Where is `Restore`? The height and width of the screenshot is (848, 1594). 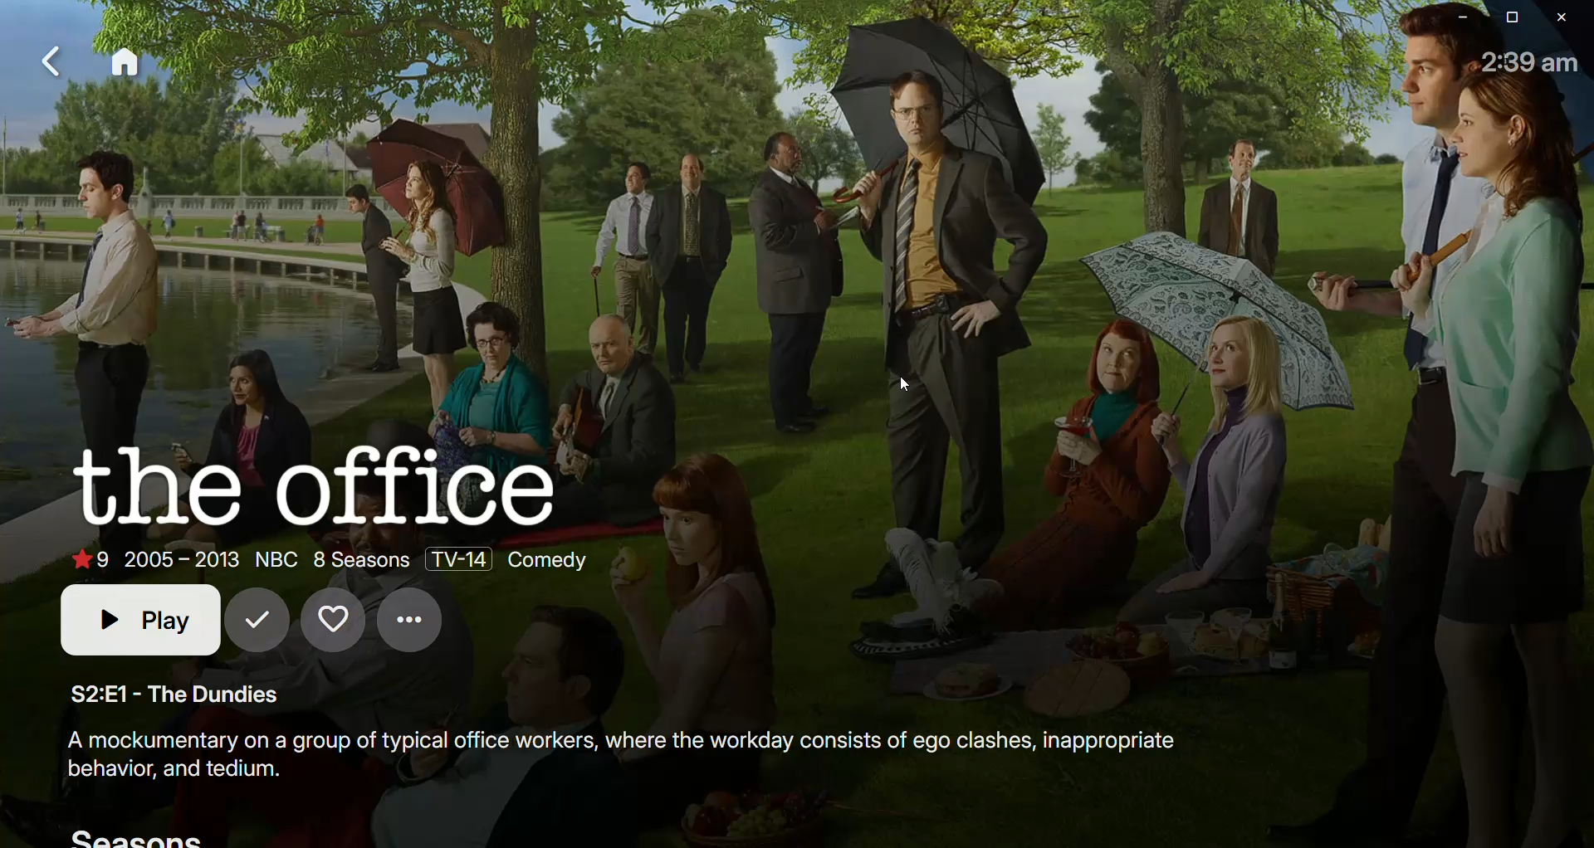 Restore is located at coordinates (1503, 18).